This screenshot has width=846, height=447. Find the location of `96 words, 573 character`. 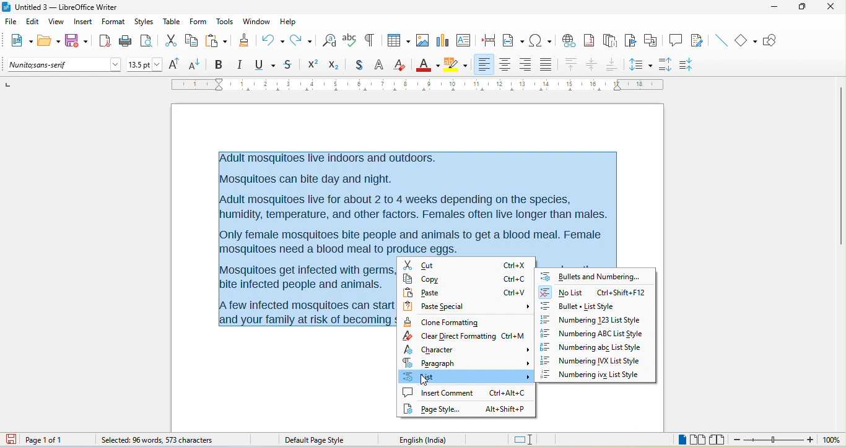

96 words, 573 character is located at coordinates (156, 441).